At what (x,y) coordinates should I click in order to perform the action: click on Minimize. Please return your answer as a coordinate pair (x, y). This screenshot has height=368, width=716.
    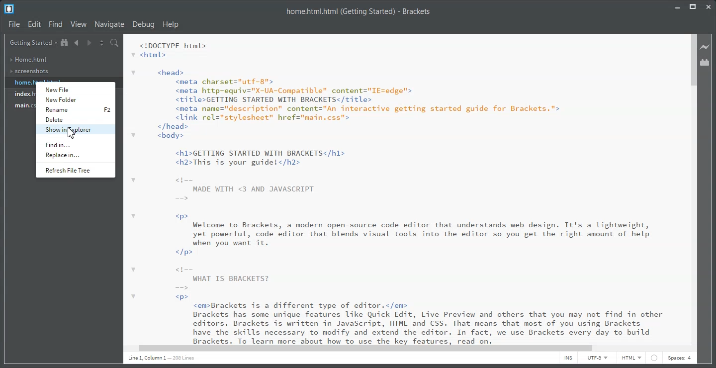
    Looking at the image, I should click on (677, 5).